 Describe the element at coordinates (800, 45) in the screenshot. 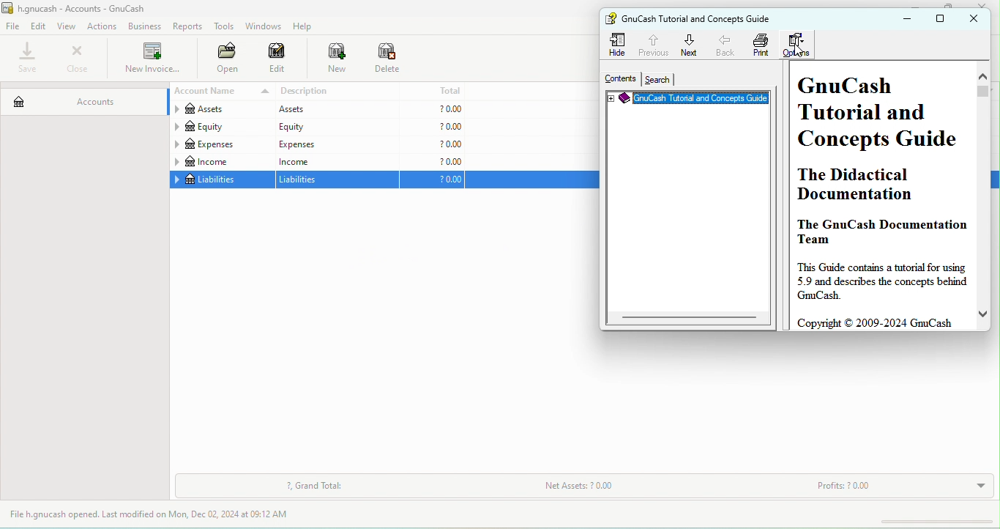

I see `options` at that location.